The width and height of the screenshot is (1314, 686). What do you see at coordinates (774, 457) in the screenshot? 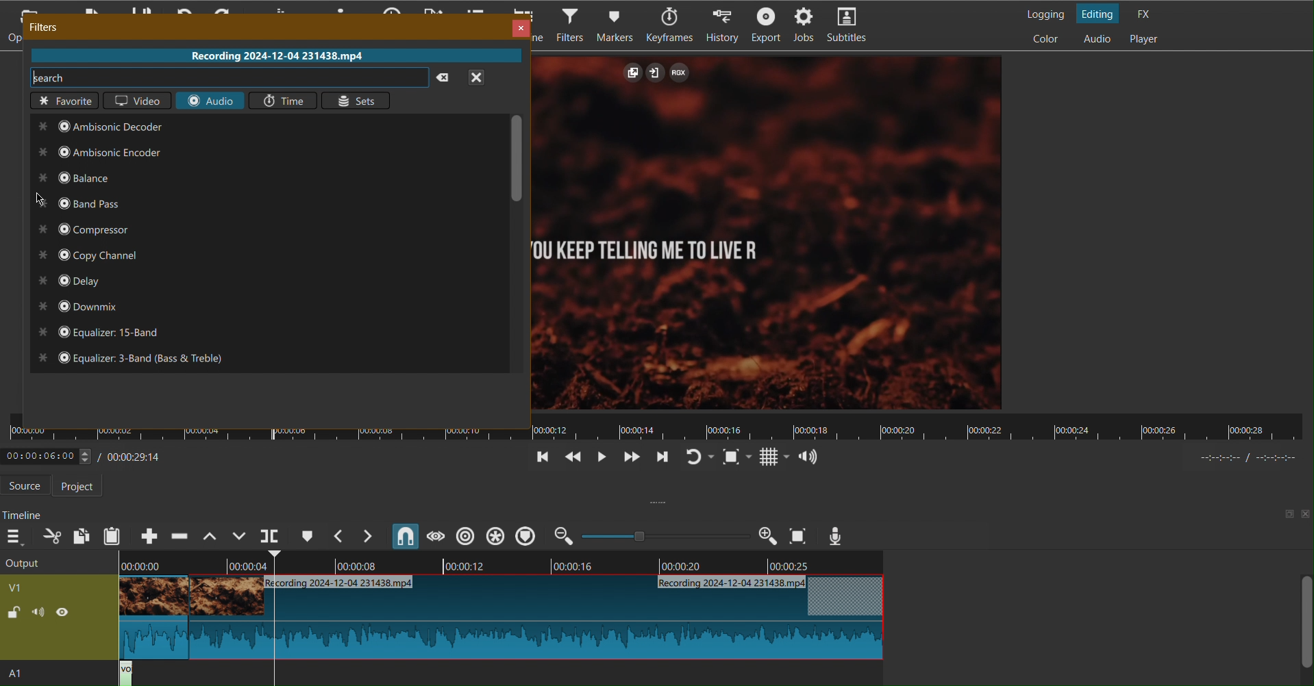
I see `Grid` at bounding box center [774, 457].